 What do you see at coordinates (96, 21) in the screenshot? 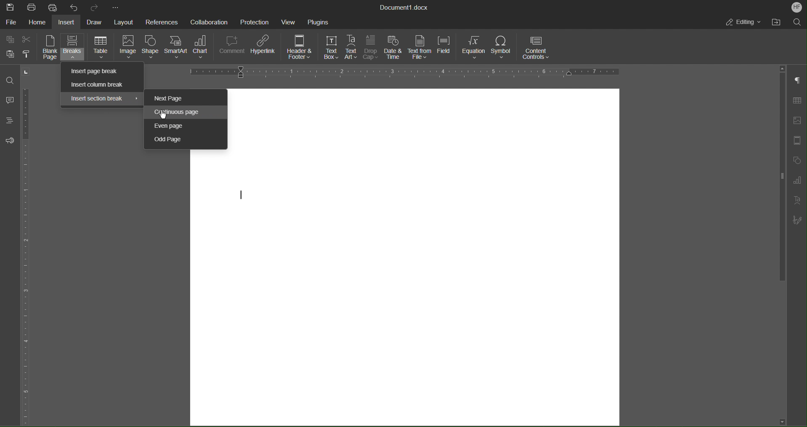
I see `Draw` at bounding box center [96, 21].